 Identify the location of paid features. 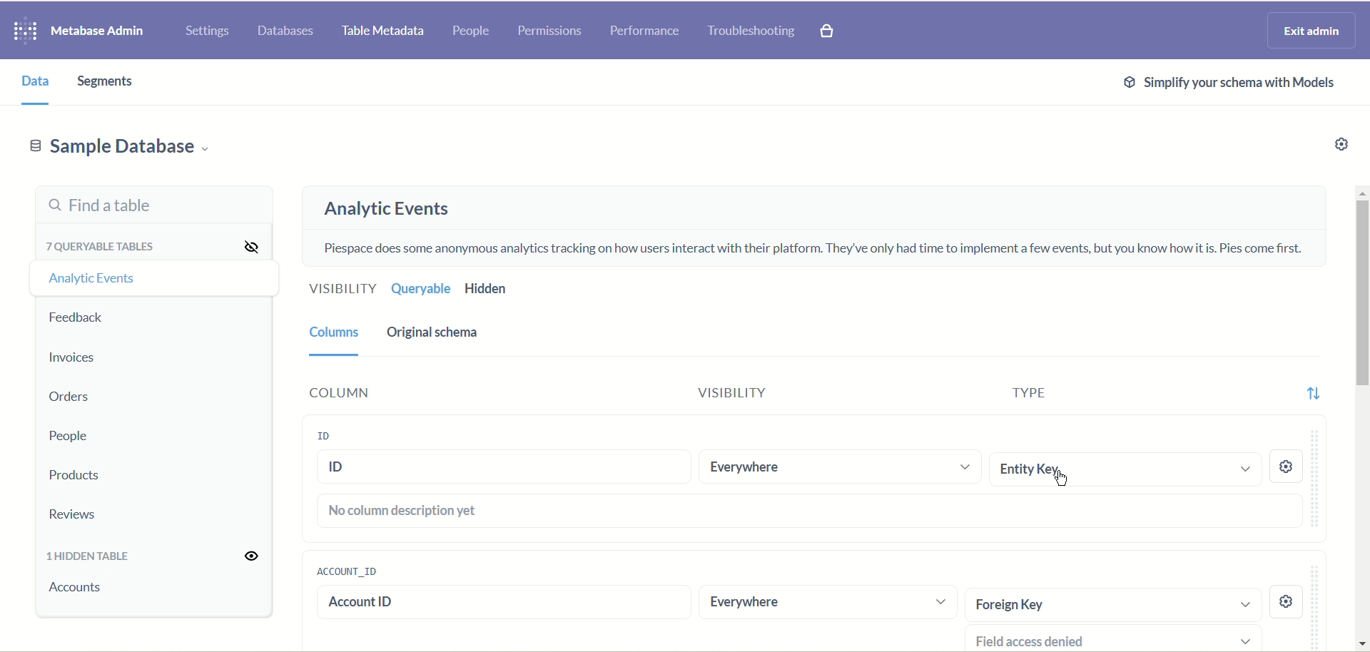
(828, 32).